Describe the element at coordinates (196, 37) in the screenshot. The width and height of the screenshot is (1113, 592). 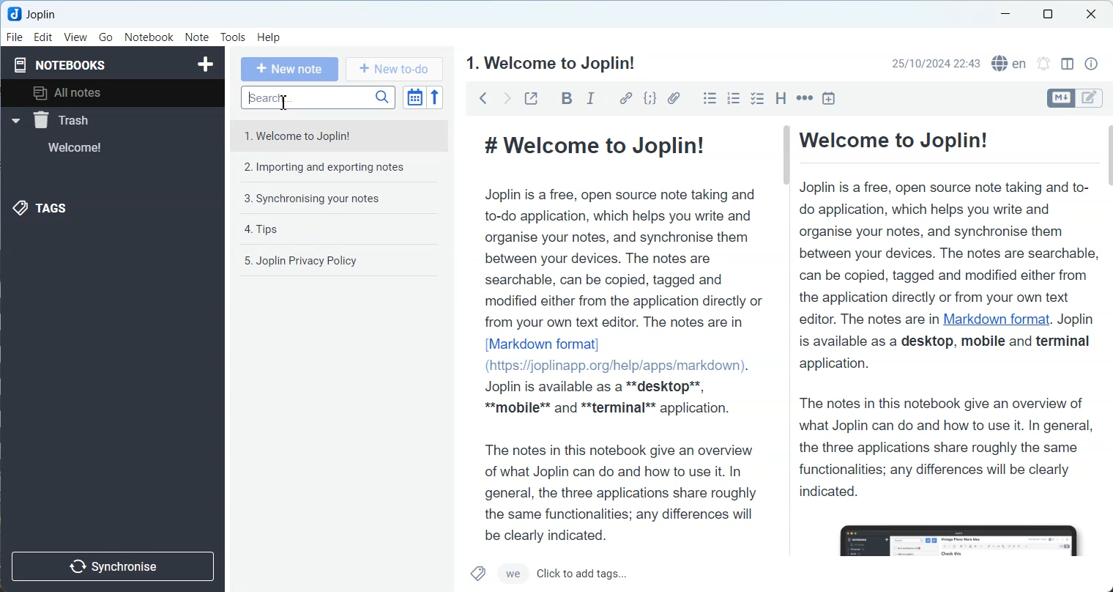
I see `Note` at that location.